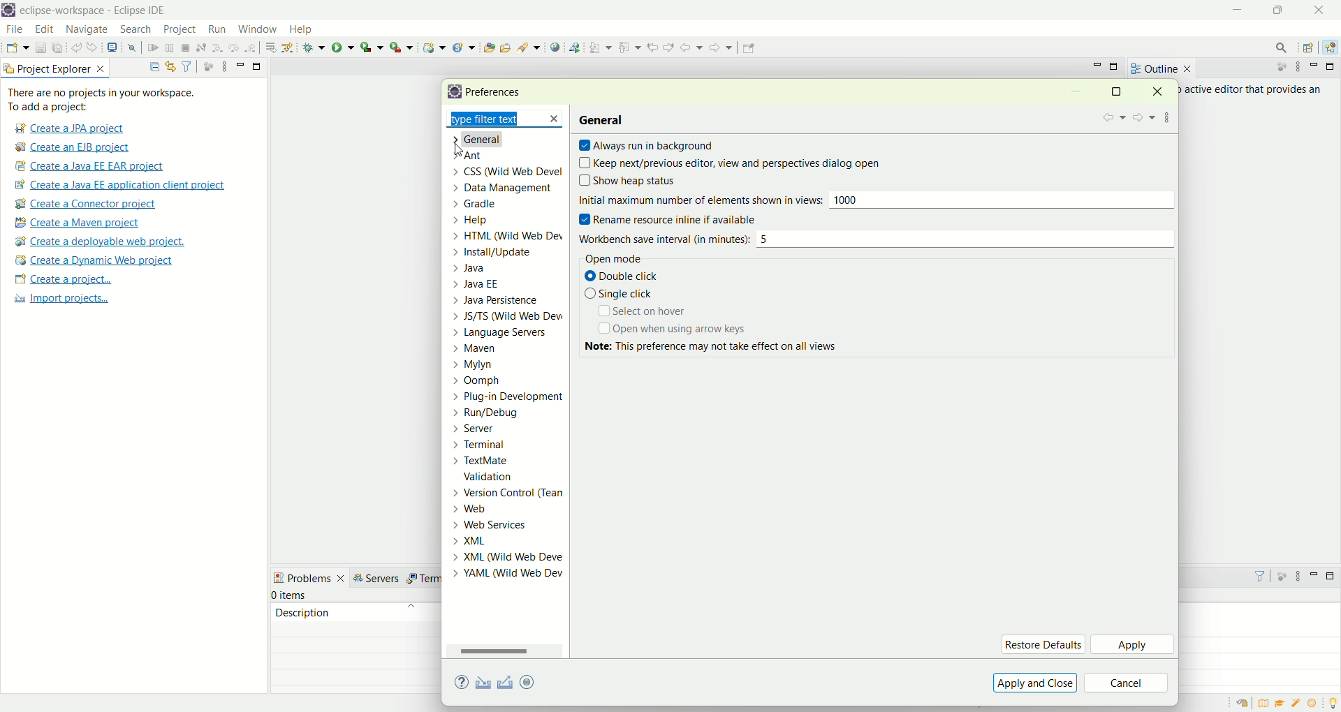 This screenshot has height=712, width=1341. I want to click on view menu, so click(1297, 579).